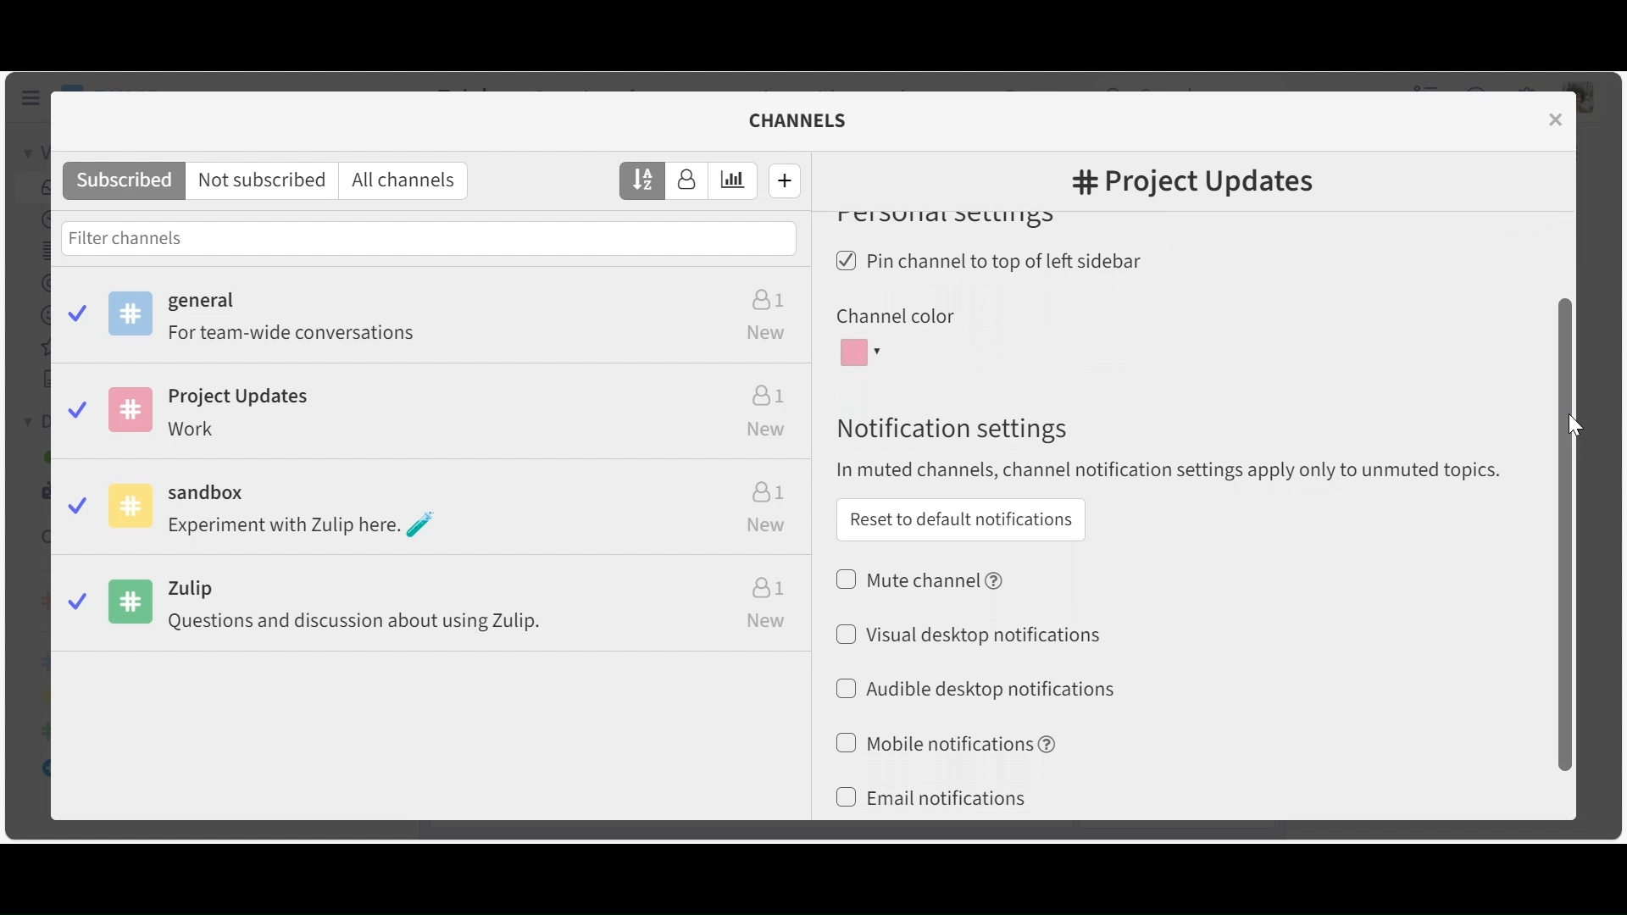 This screenshot has height=915, width=1627. What do you see at coordinates (431, 416) in the screenshot?
I see `Project Updates` at bounding box center [431, 416].